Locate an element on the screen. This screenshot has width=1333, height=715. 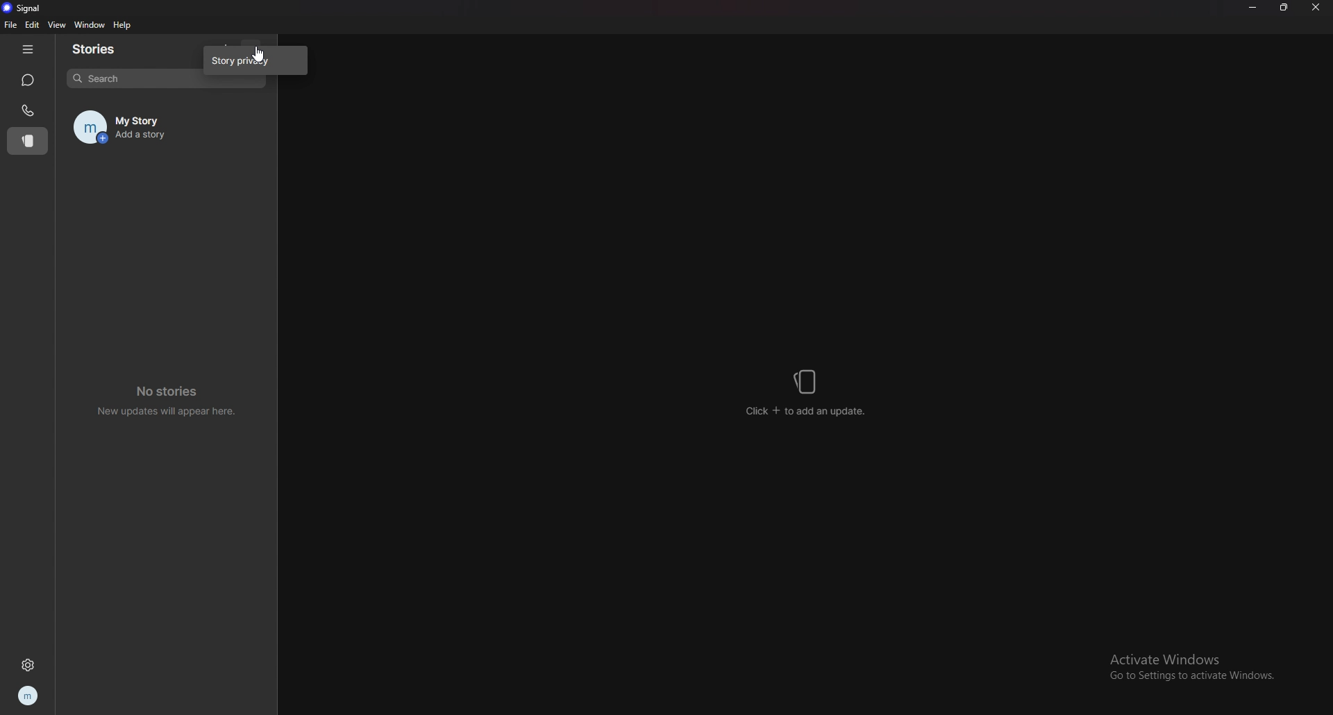
No stories is located at coordinates (172, 390).